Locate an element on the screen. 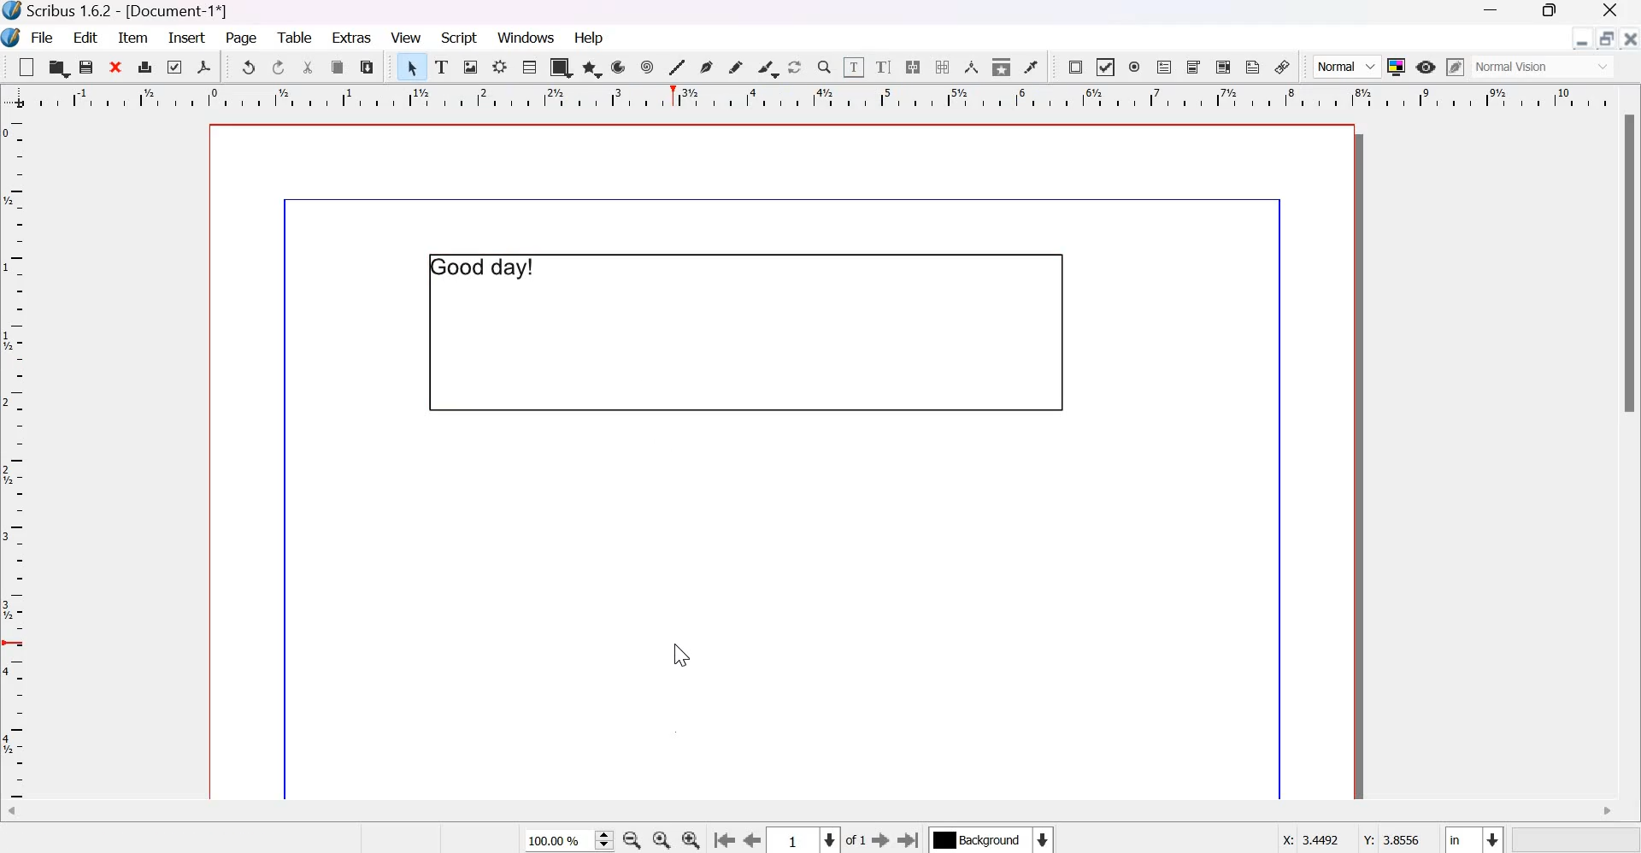 The image size is (1641, 853). close is located at coordinates (117, 66).